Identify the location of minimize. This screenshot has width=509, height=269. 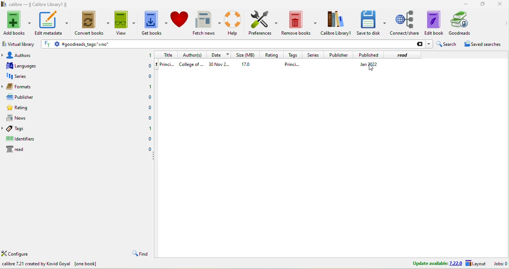
(465, 4).